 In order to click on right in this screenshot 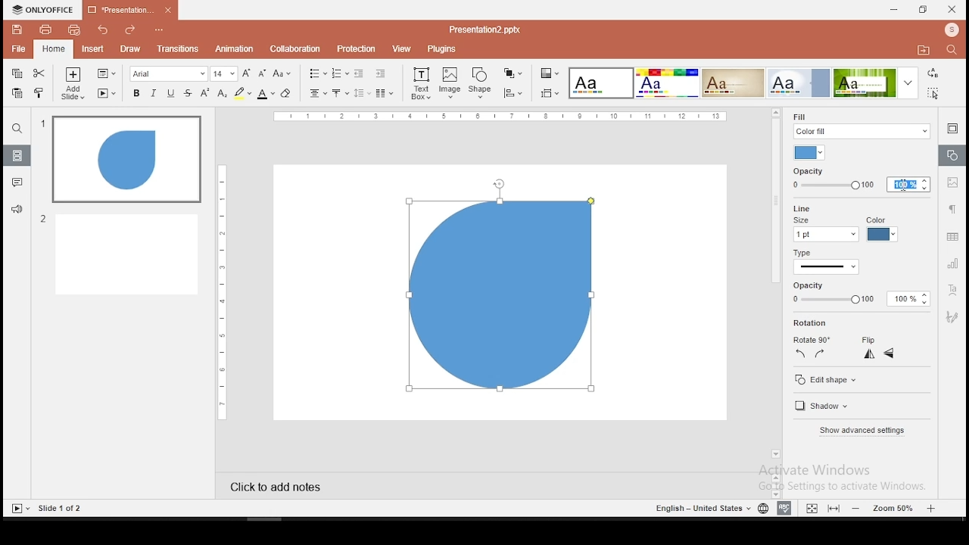, I will do `click(819, 353)`.